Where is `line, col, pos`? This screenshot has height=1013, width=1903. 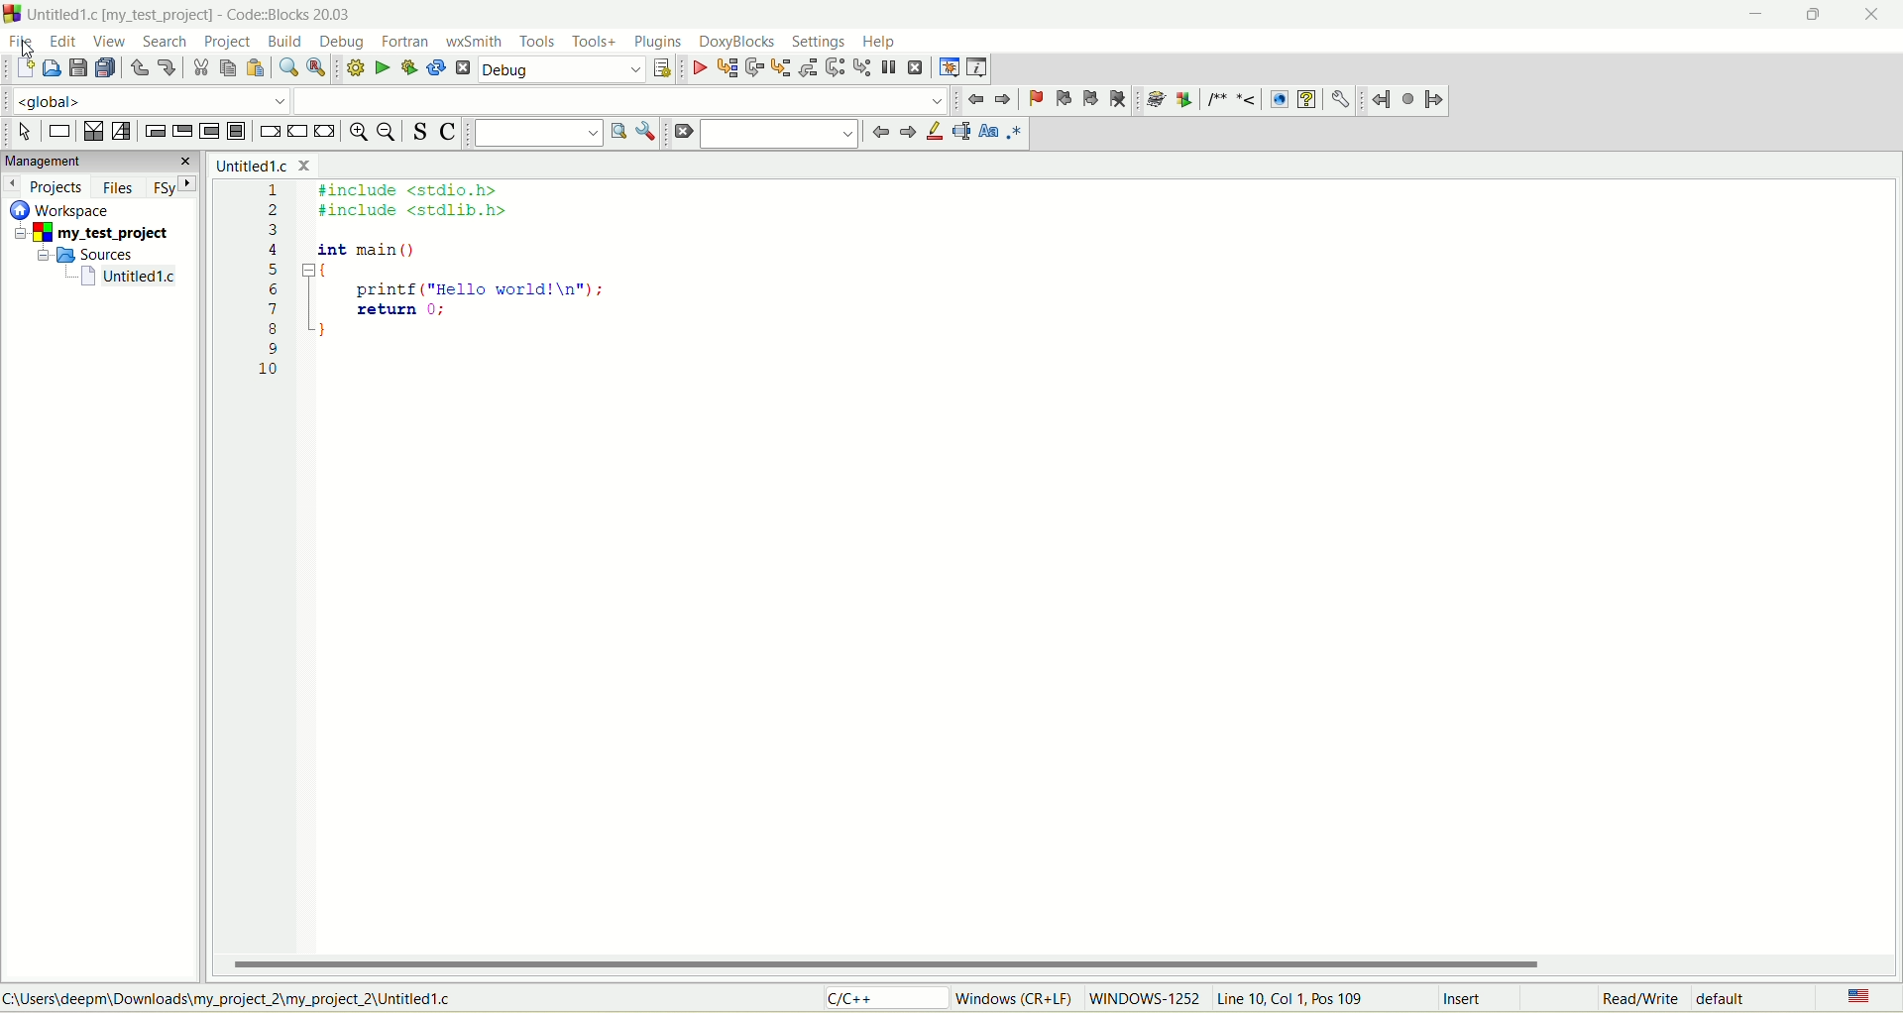 line, col, pos is located at coordinates (1292, 999).